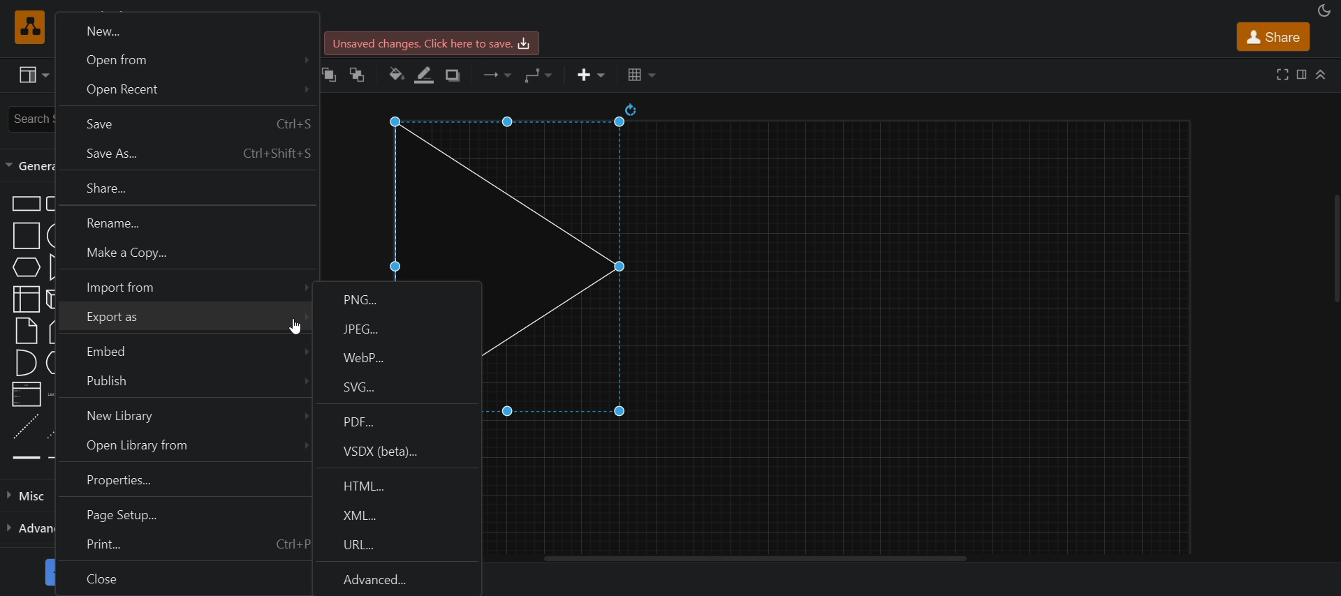 This screenshot has height=596, width=1341. Describe the element at coordinates (589, 76) in the screenshot. I see `insert` at that location.